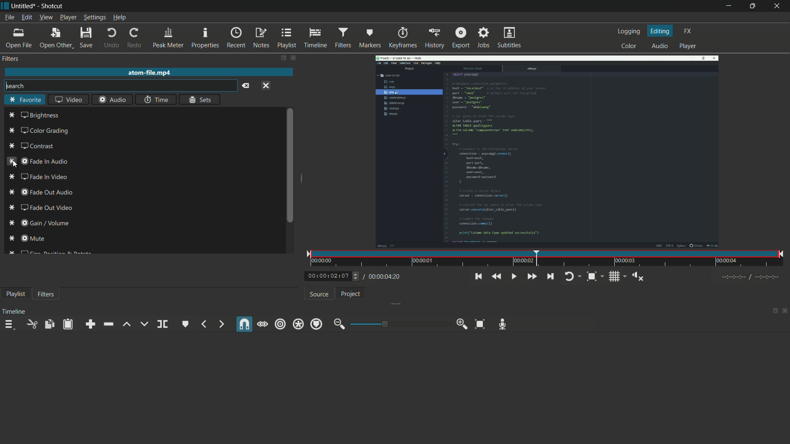  Describe the element at coordinates (204, 38) in the screenshot. I see `properties` at that location.